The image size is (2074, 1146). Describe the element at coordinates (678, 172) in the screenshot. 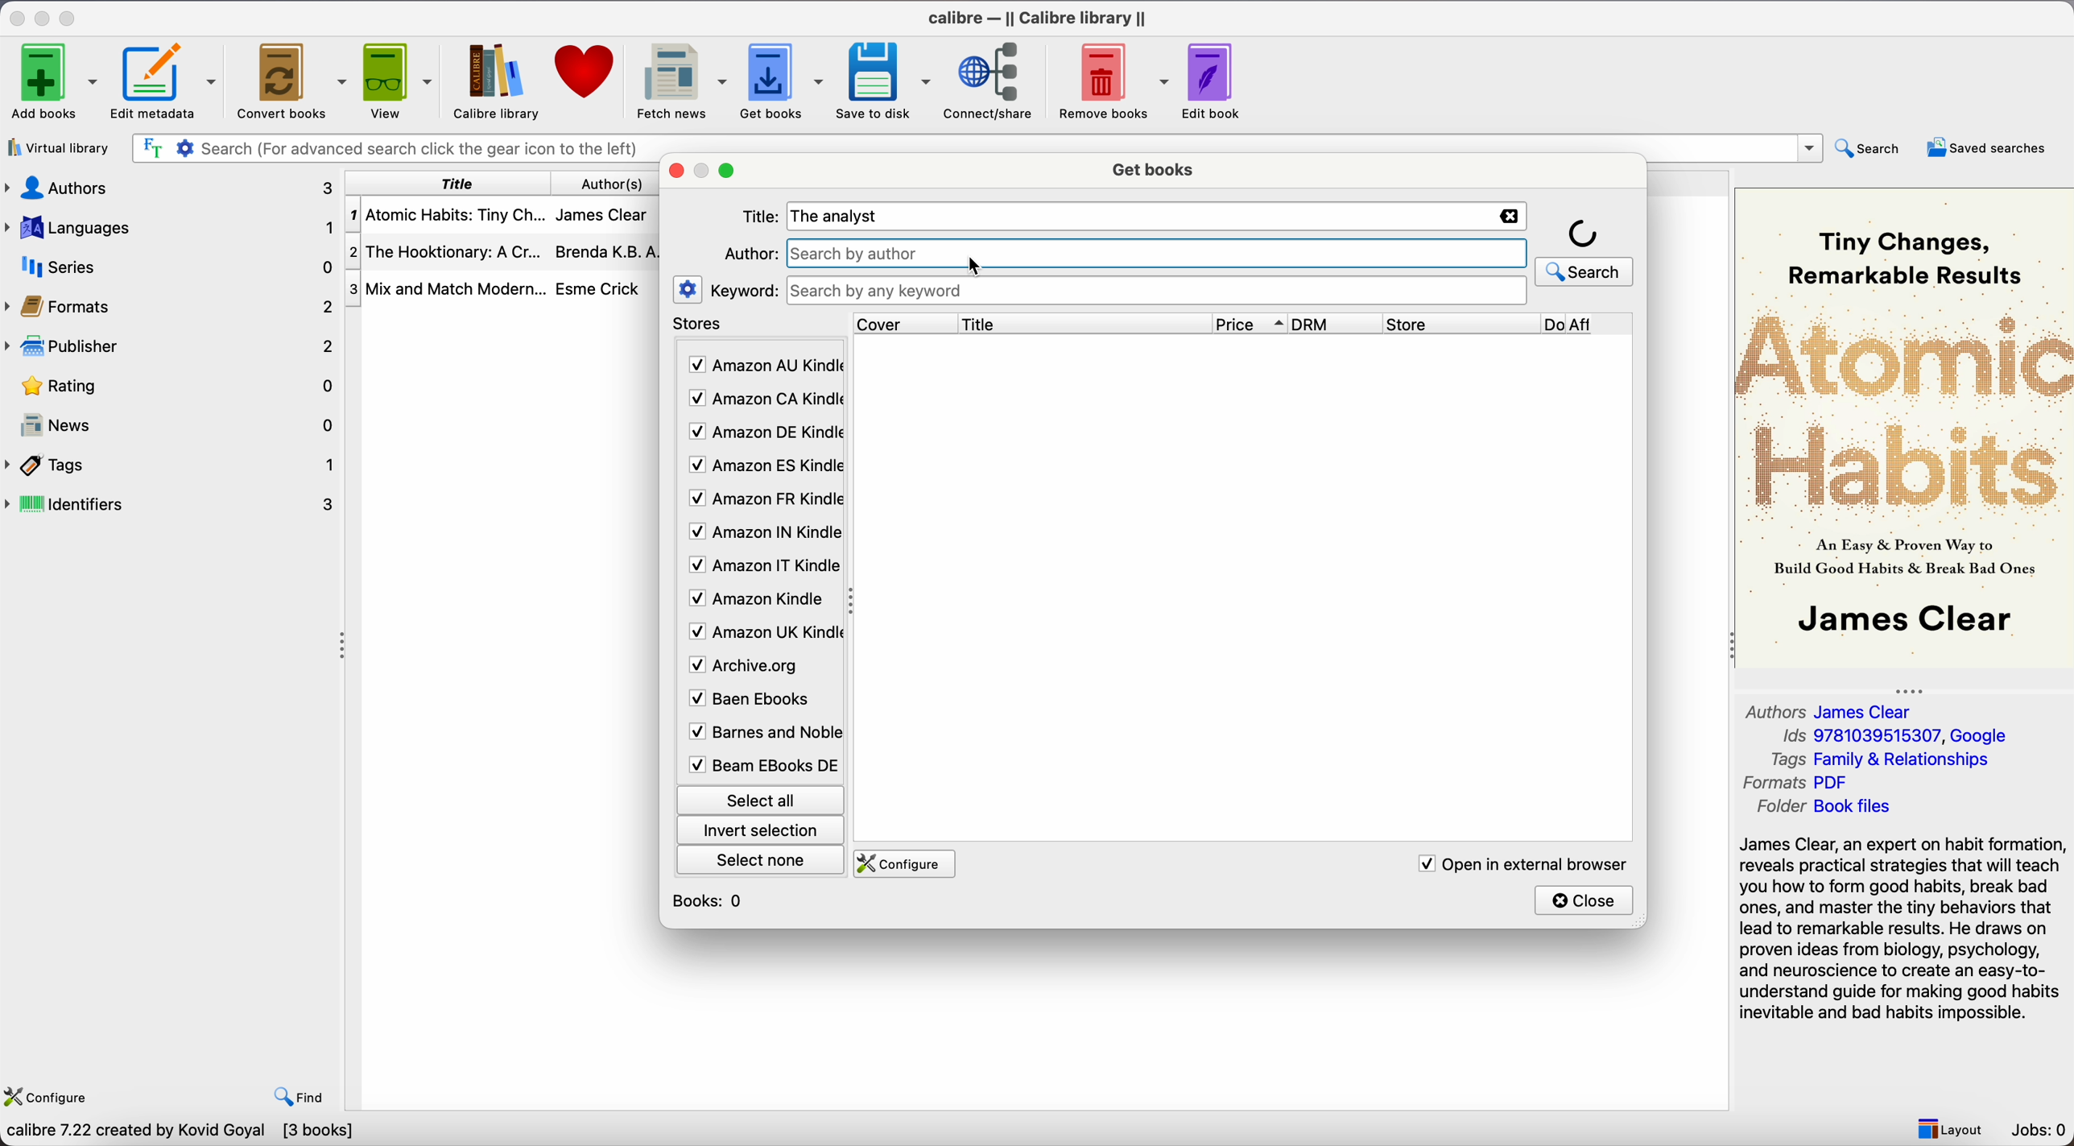

I see `close` at that location.